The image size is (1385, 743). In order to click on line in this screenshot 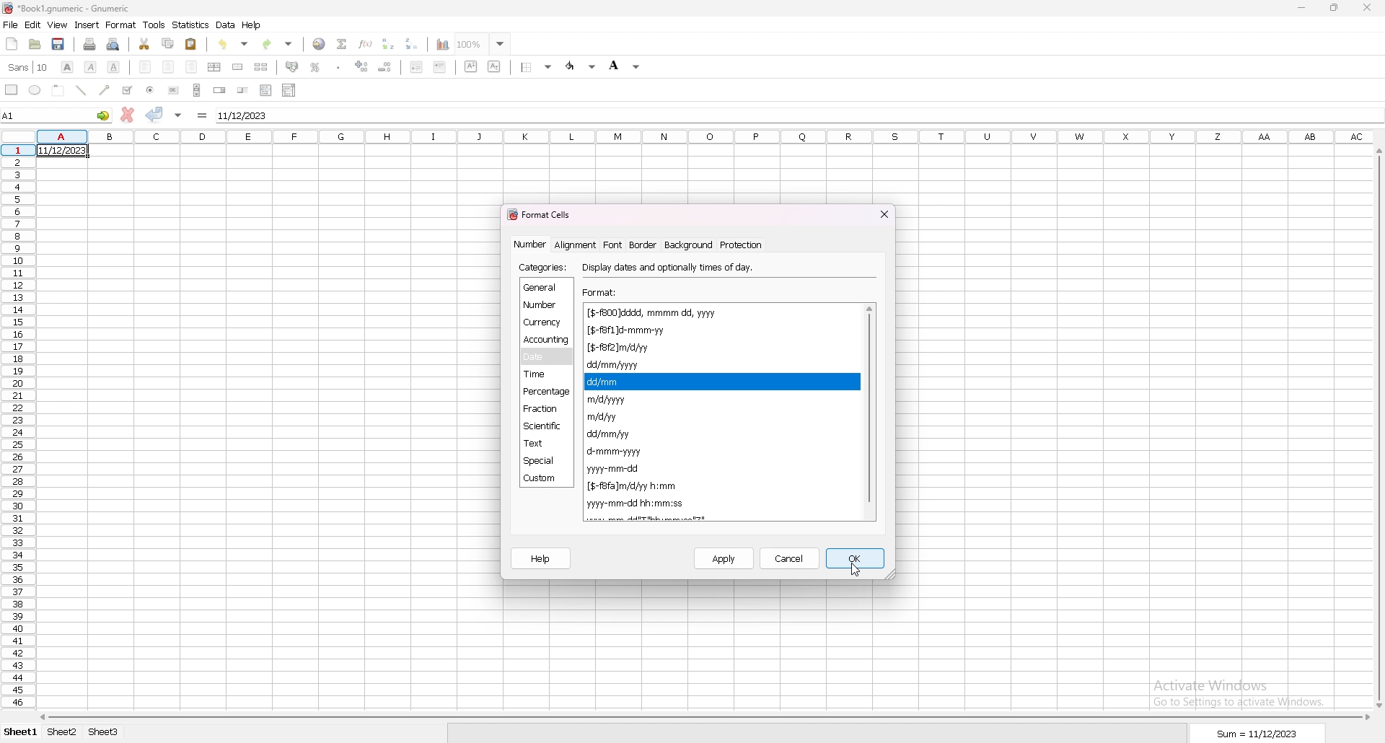, I will do `click(80, 90)`.